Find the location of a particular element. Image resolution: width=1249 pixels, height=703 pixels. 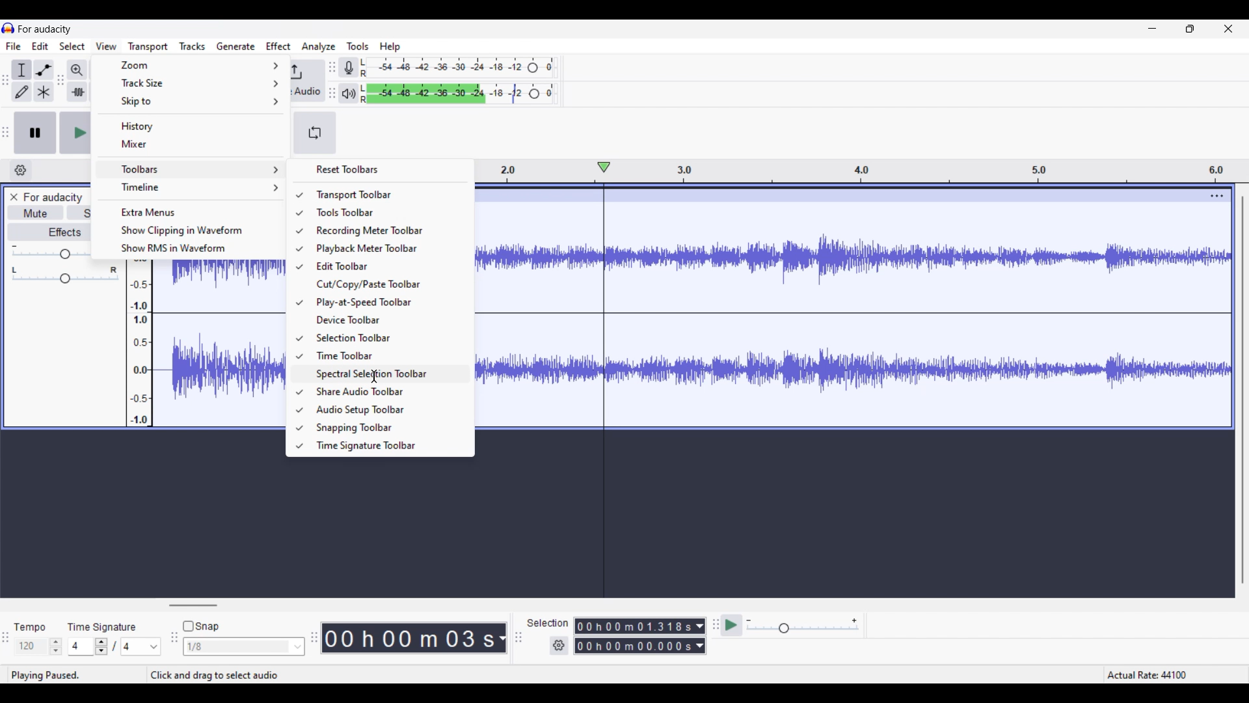

Timeline settings is located at coordinates (21, 171).